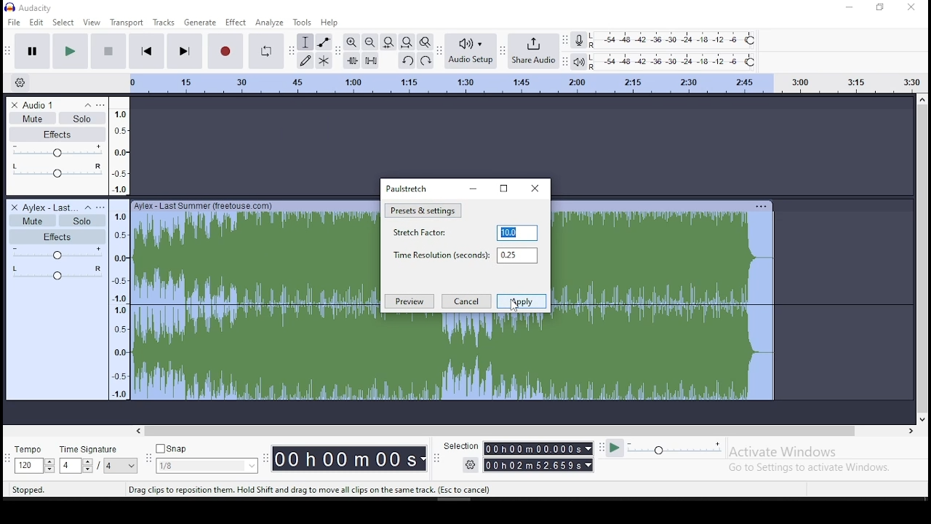  Describe the element at coordinates (184, 52) in the screenshot. I see `skip to end` at that location.